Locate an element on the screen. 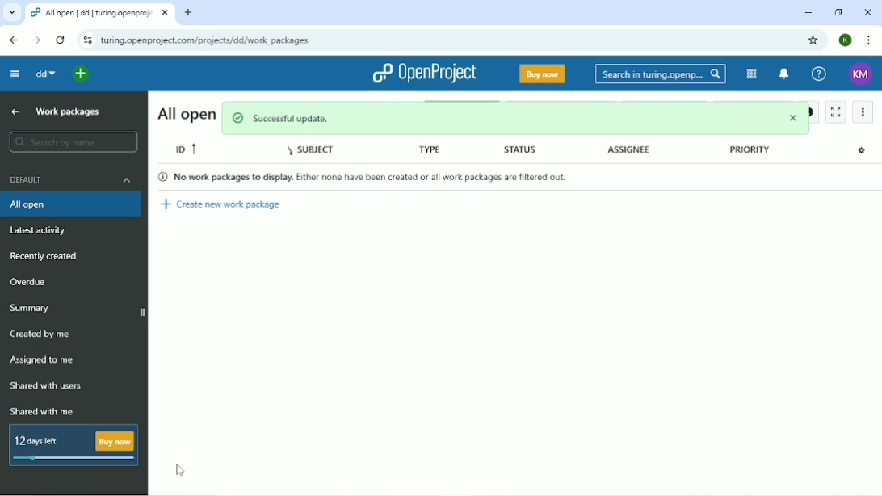  Assignee is located at coordinates (628, 152).